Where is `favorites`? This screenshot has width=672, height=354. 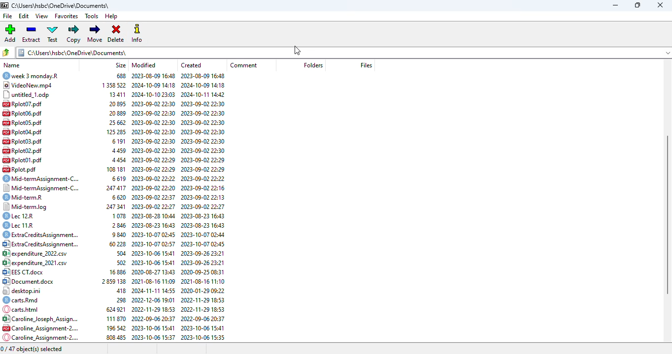 favorites is located at coordinates (67, 16).